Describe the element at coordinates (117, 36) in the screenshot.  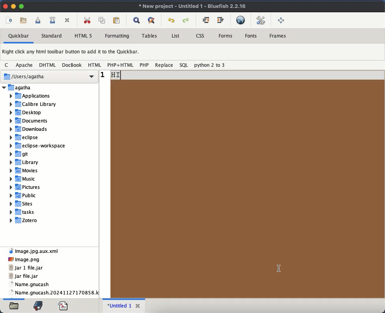
I see `formatting` at that location.